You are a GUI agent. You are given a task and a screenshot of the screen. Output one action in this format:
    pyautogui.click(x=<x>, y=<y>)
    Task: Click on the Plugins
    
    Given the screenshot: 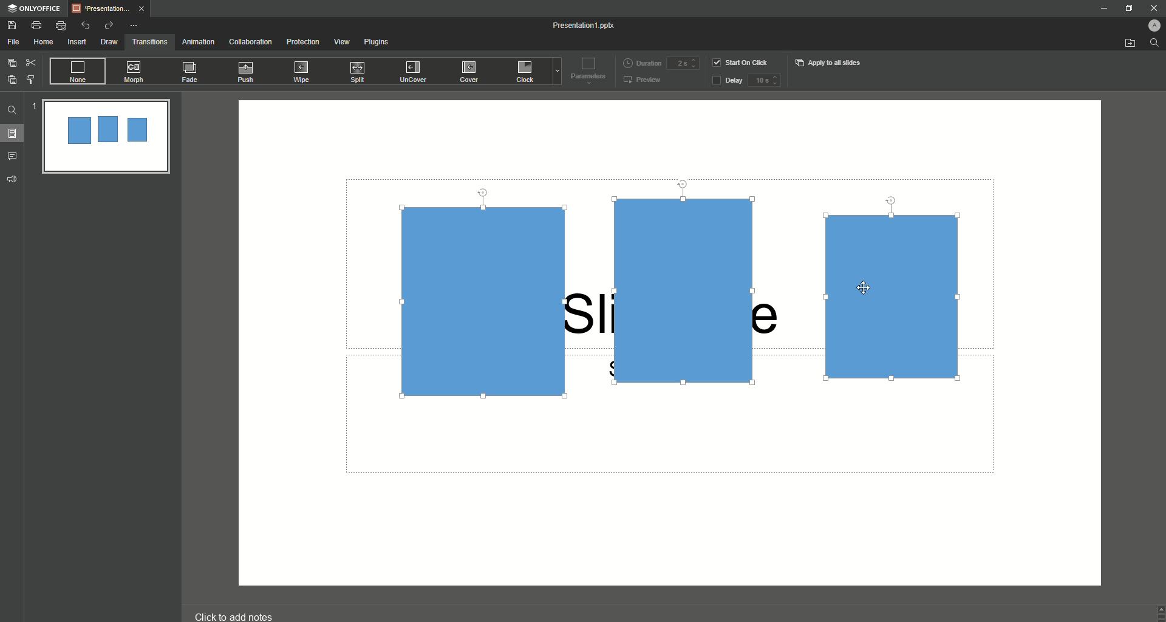 What is the action you would take?
    pyautogui.click(x=379, y=44)
    